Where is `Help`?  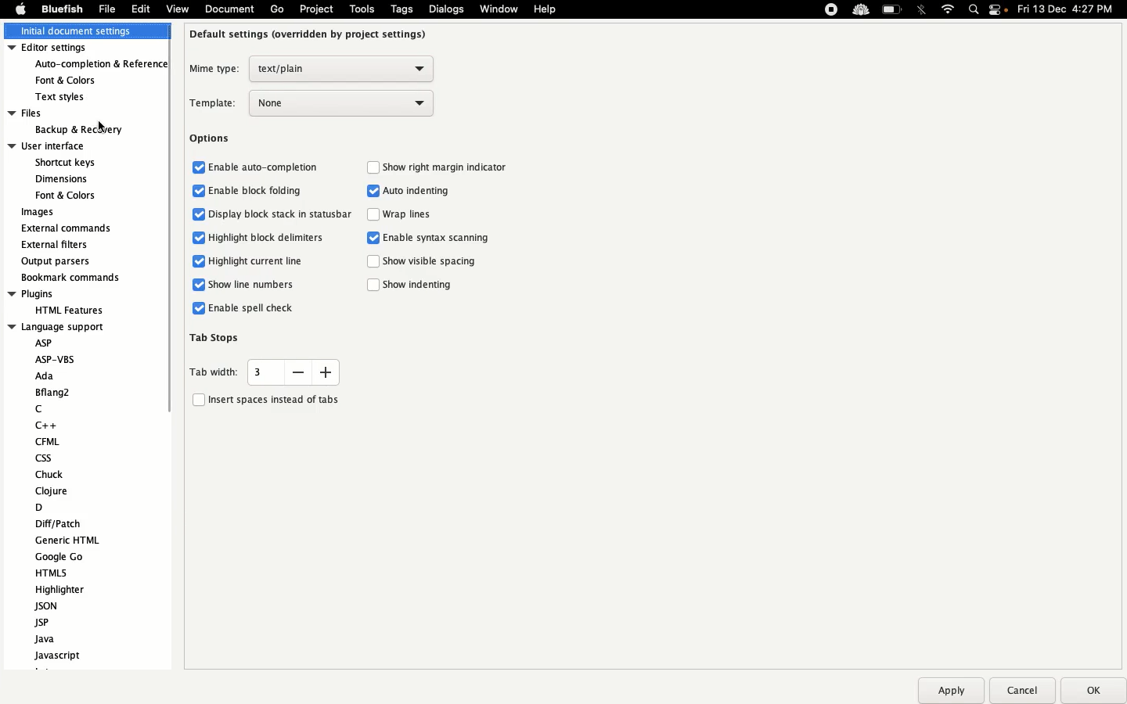
Help is located at coordinates (544, 10).